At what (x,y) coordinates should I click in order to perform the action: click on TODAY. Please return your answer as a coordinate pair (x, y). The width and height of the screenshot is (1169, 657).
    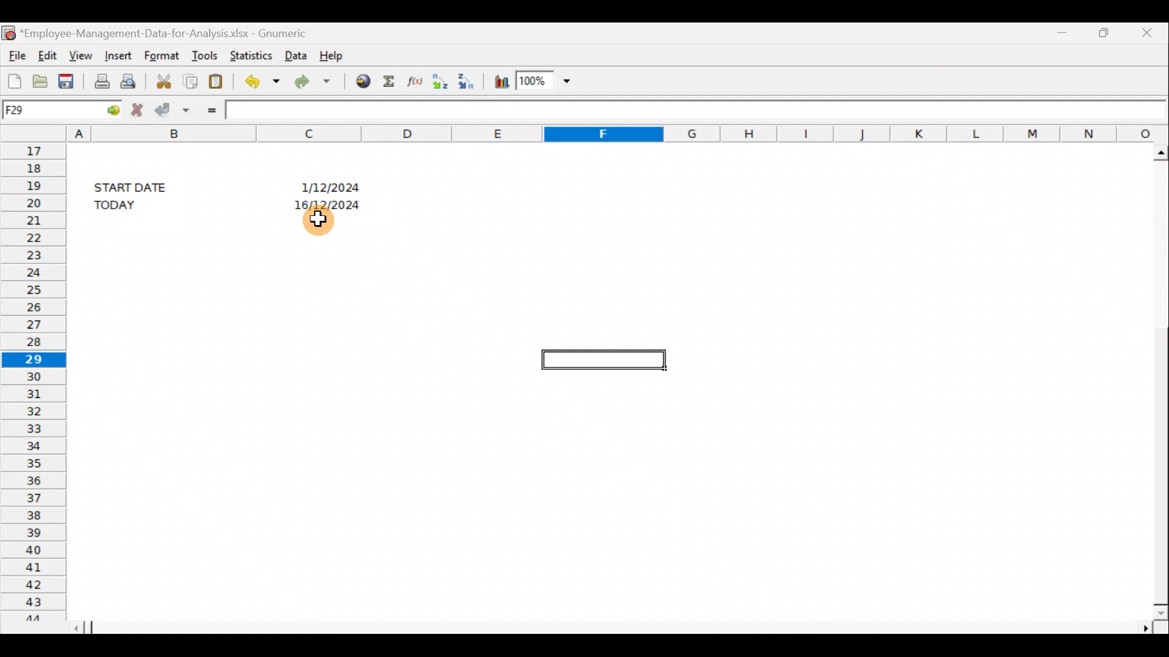
    Looking at the image, I should click on (135, 204).